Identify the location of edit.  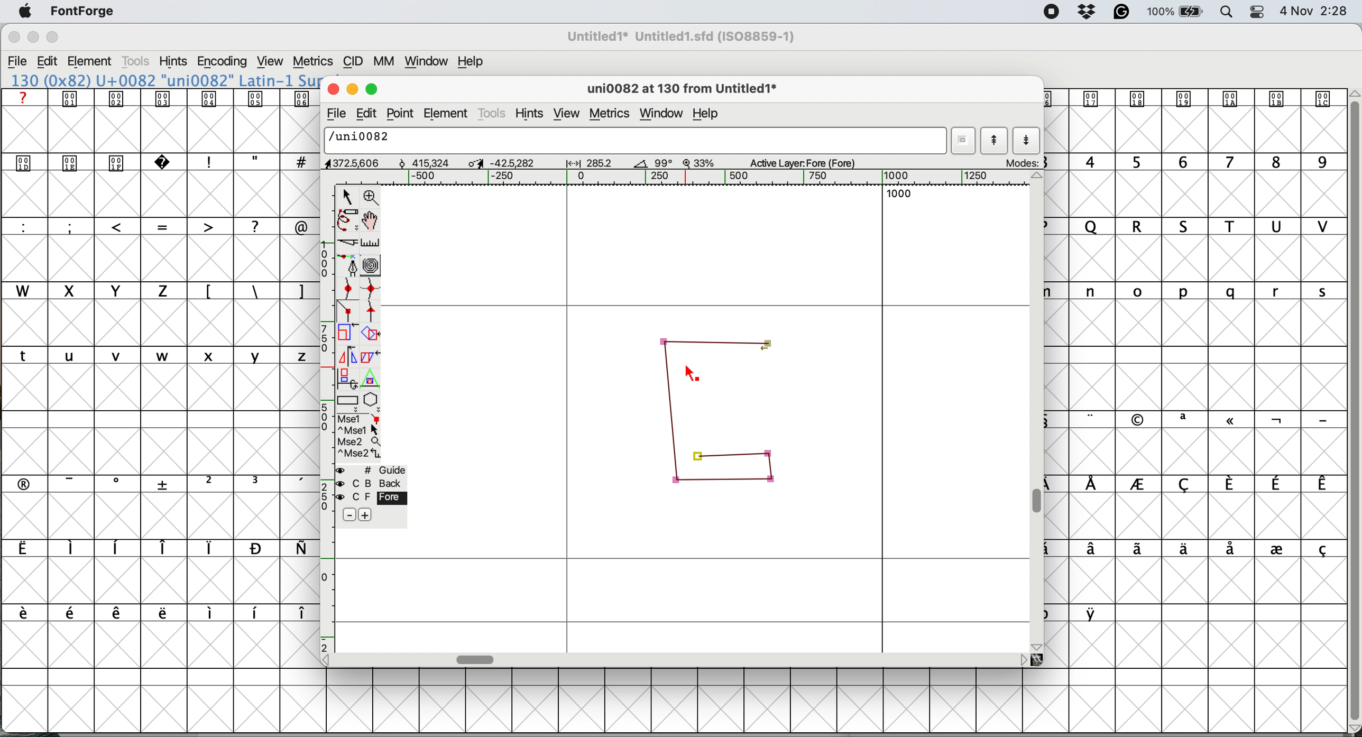
(365, 114).